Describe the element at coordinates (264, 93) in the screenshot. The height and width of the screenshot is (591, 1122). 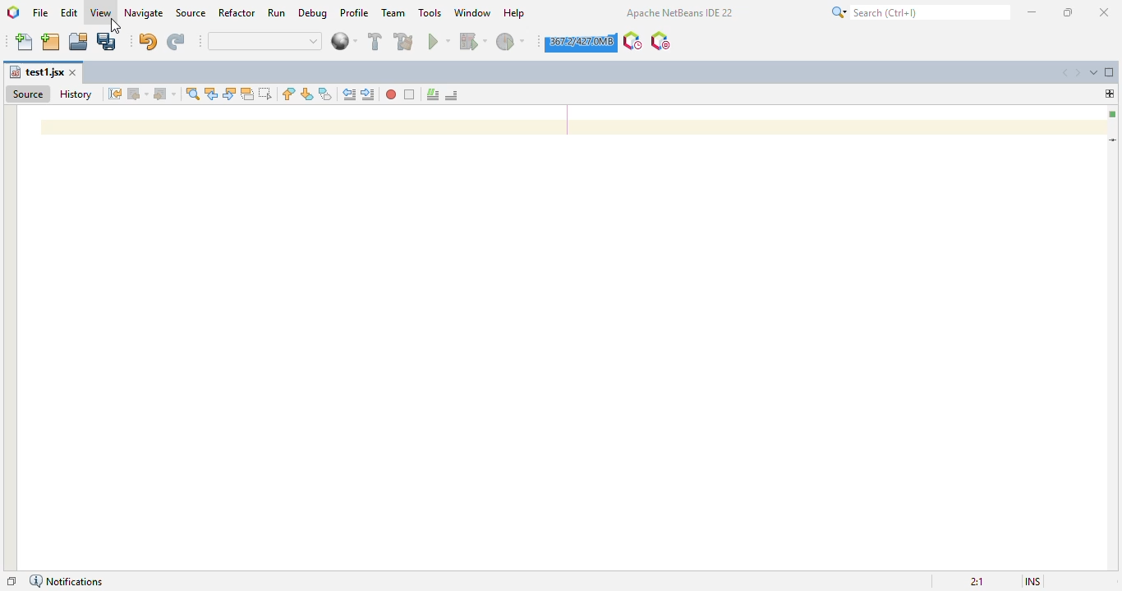
I see `toggle rectangular selection` at that location.